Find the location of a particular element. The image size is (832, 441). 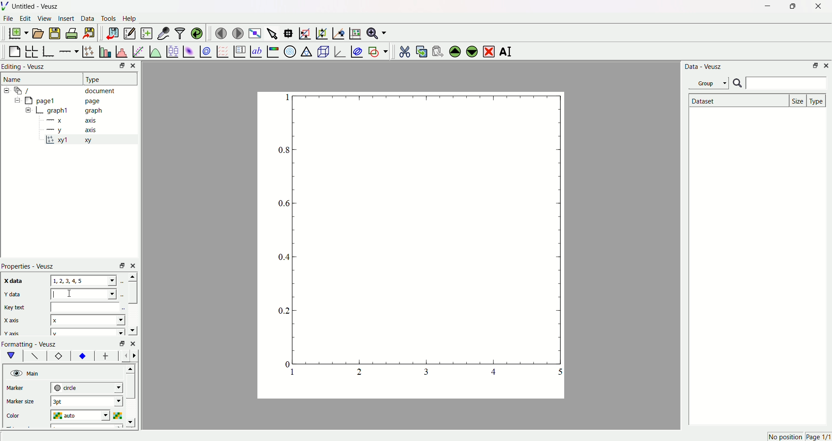

3pt is located at coordinates (86, 401).